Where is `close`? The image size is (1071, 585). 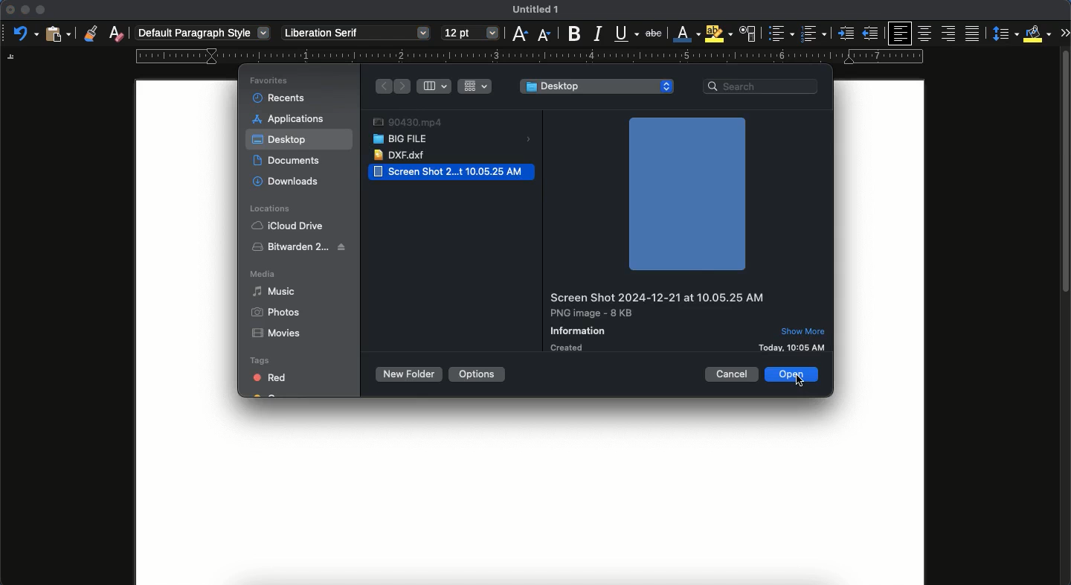
close is located at coordinates (8, 9).